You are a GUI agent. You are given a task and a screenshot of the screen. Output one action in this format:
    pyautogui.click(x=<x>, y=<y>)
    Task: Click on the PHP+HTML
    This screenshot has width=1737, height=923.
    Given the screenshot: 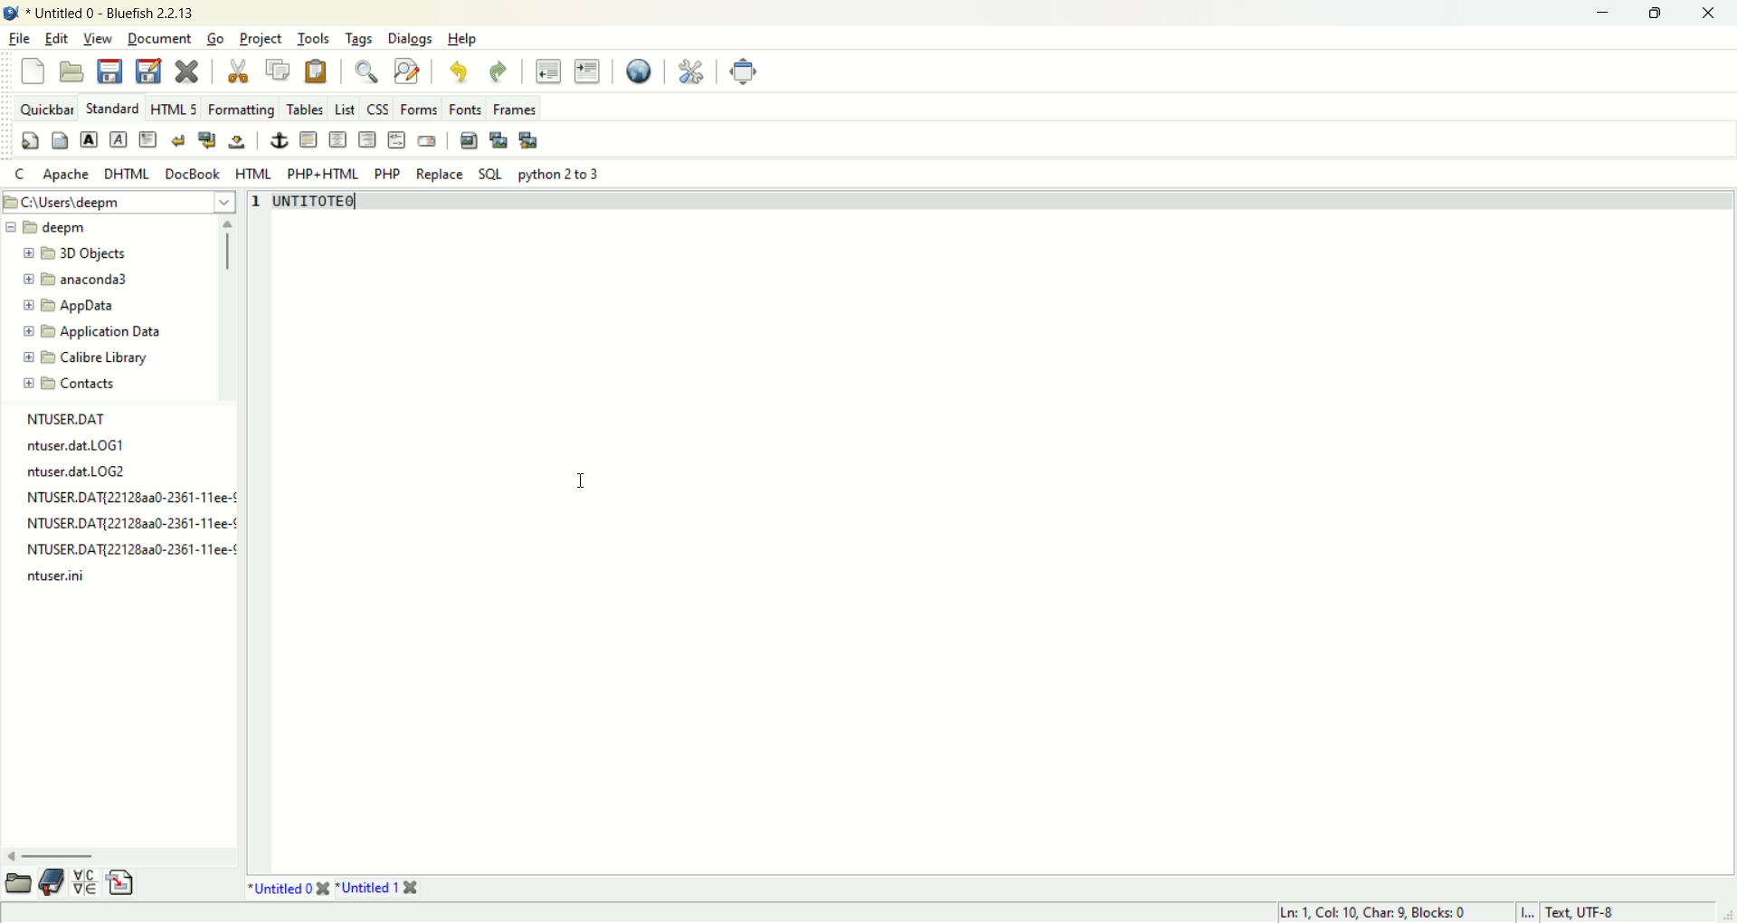 What is the action you would take?
    pyautogui.click(x=324, y=174)
    